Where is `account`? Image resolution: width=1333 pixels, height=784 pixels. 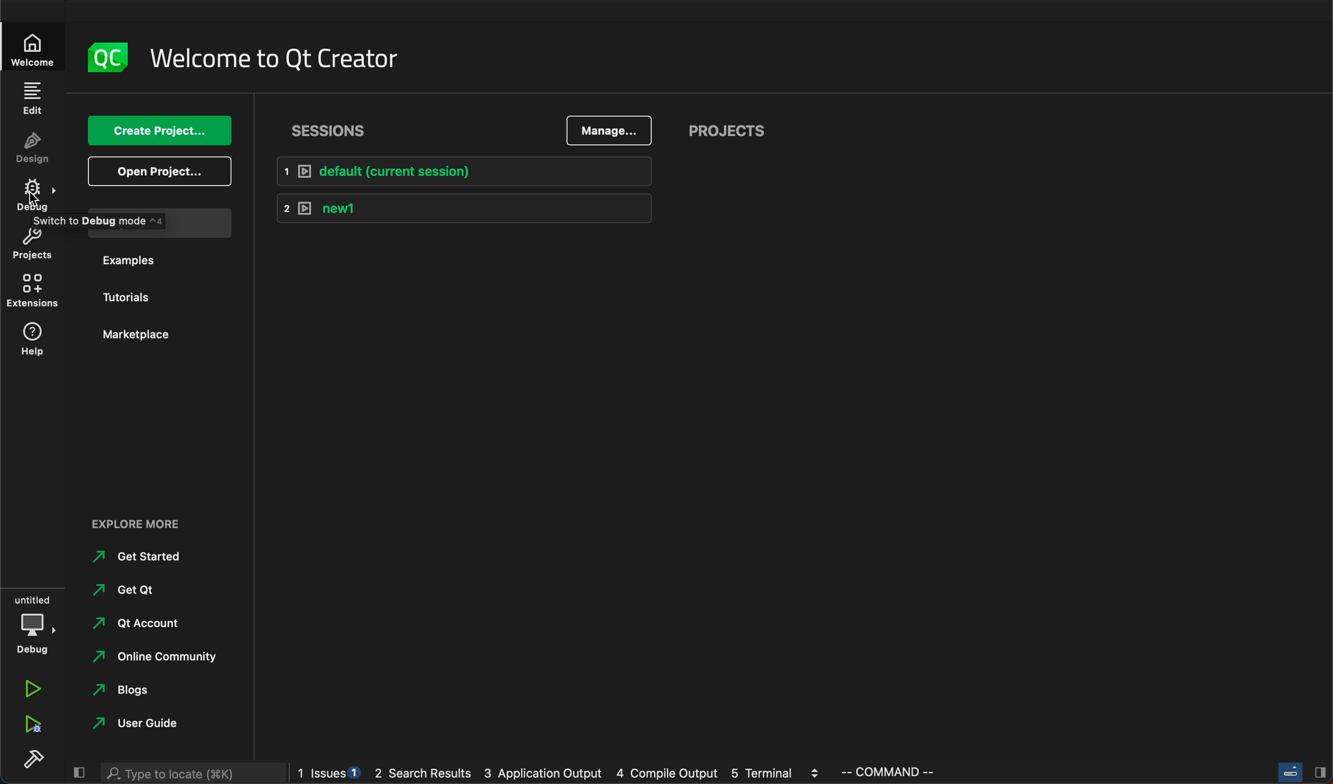
account is located at coordinates (143, 625).